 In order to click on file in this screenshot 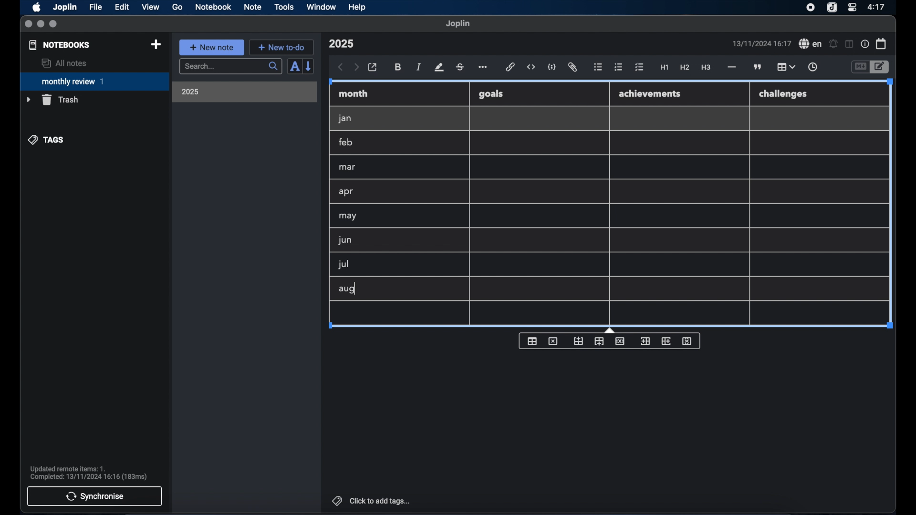, I will do `click(95, 7)`.